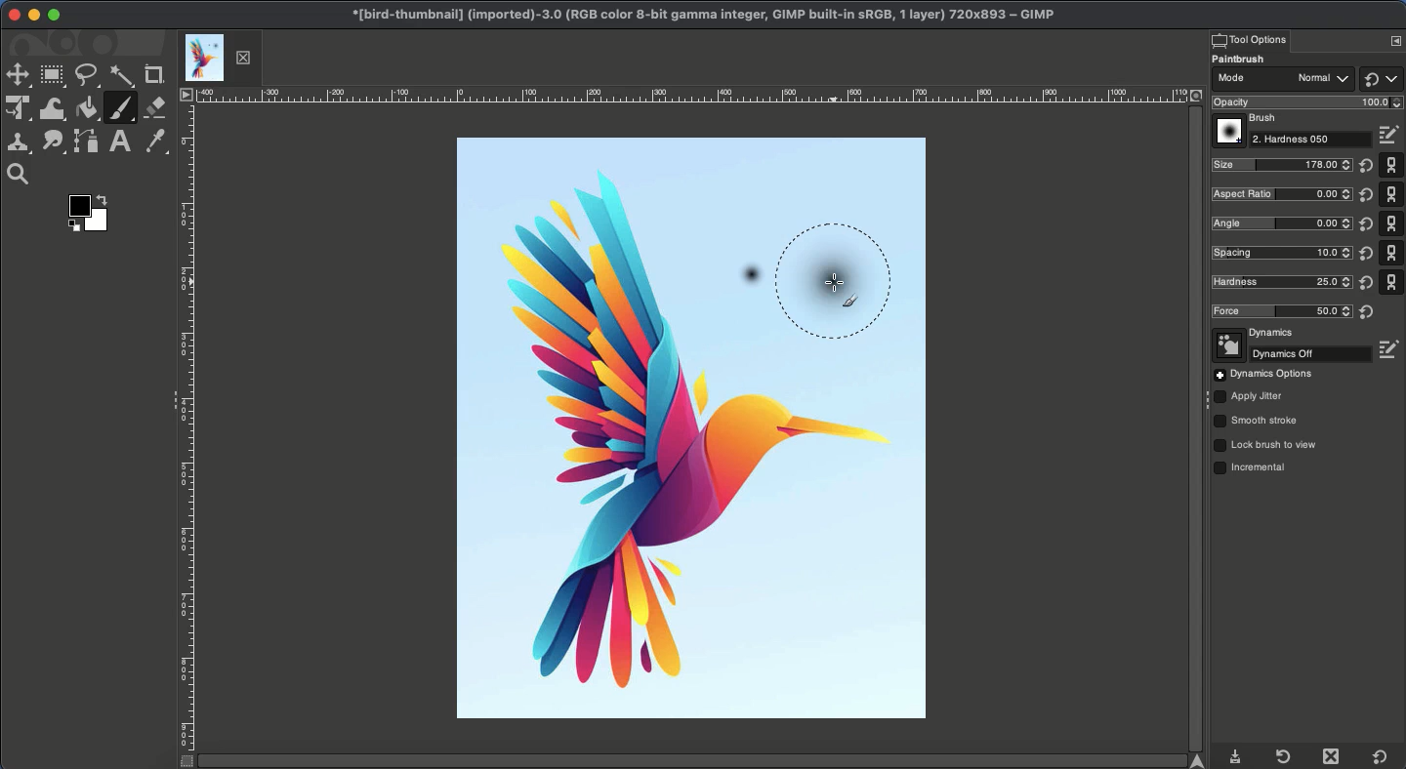 Image resolution: width=1406 pixels, height=769 pixels. Describe the element at coordinates (122, 77) in the screenshot. I see `Fuzzy selector` at that location.